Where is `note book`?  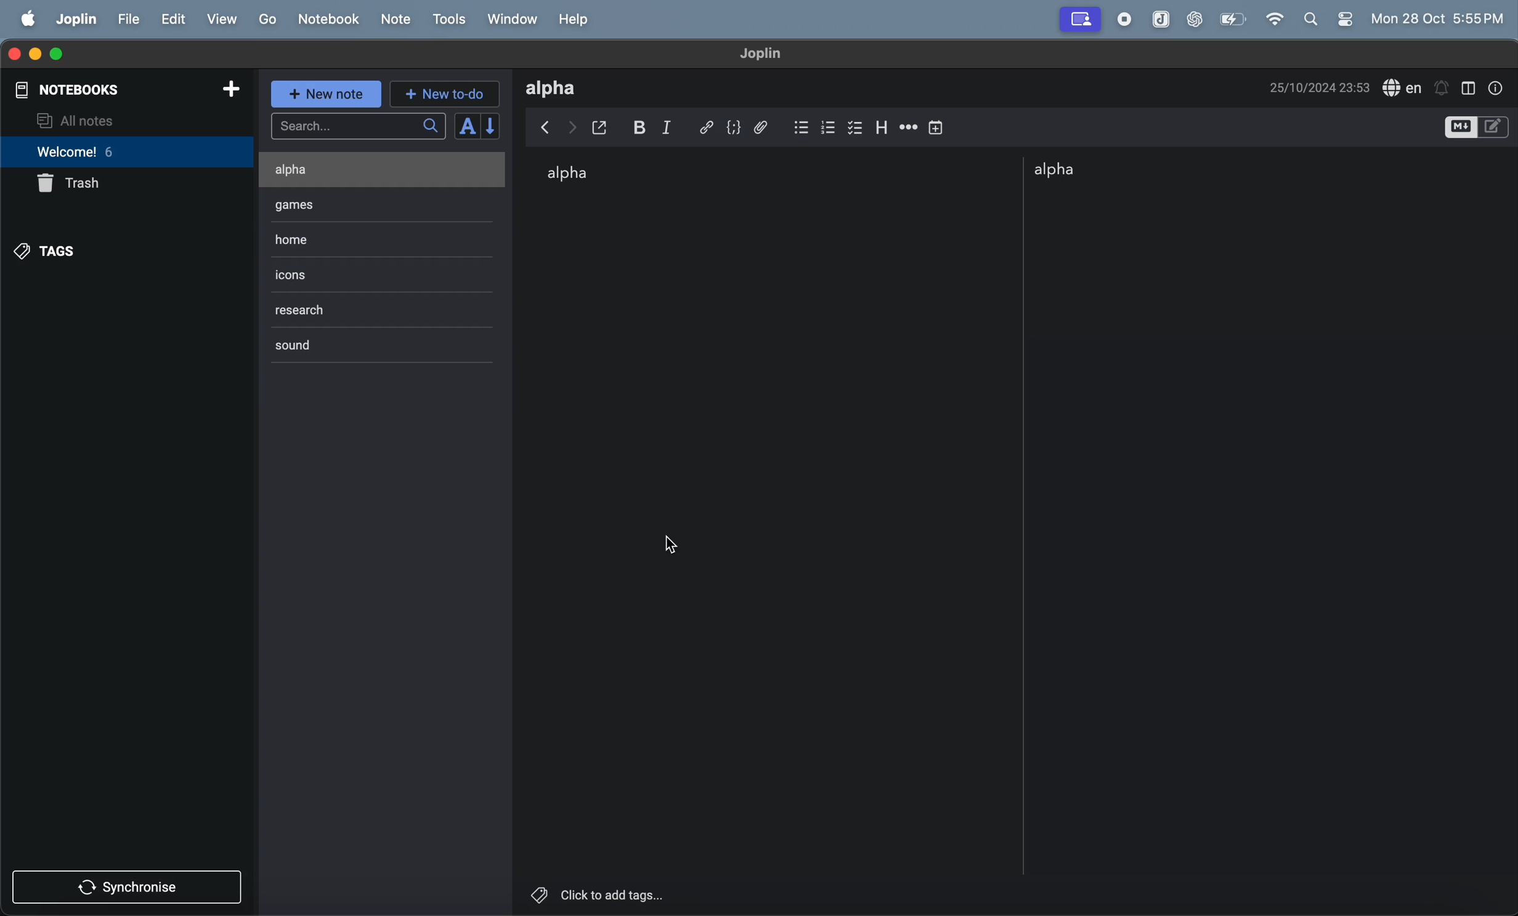 note book is located at coordinates (328, 18).